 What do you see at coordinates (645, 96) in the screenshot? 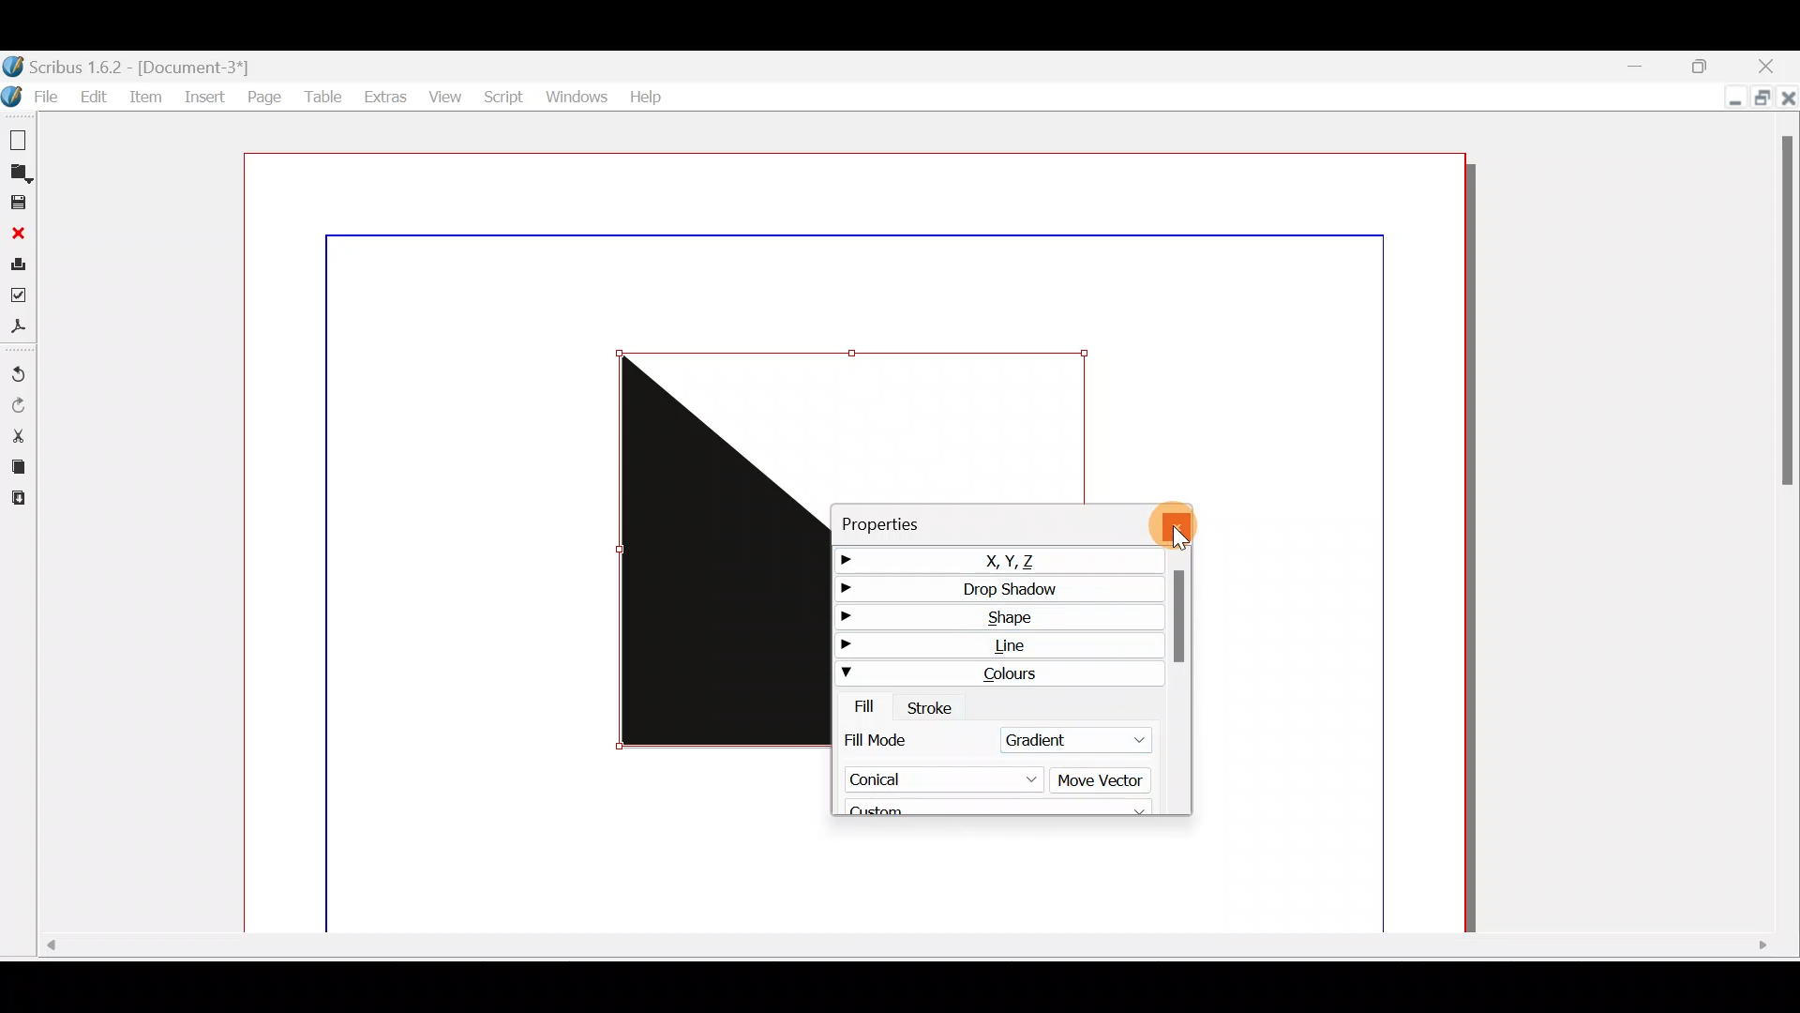
I see `Help` at bounding box center [645, 96].